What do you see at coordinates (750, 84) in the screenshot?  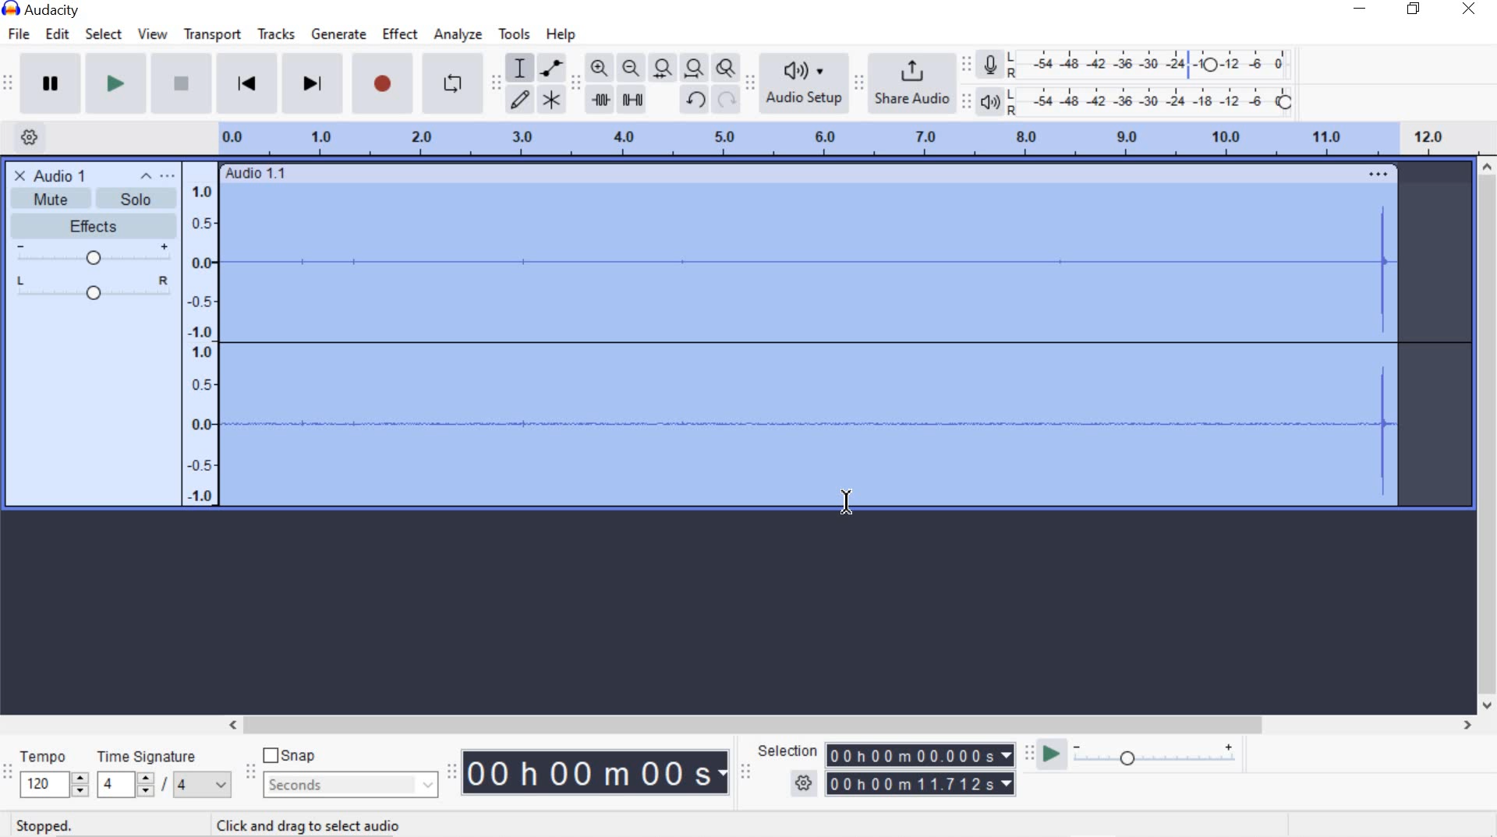 I see `Audio setup toolbar` at bounding box center [750, 84].